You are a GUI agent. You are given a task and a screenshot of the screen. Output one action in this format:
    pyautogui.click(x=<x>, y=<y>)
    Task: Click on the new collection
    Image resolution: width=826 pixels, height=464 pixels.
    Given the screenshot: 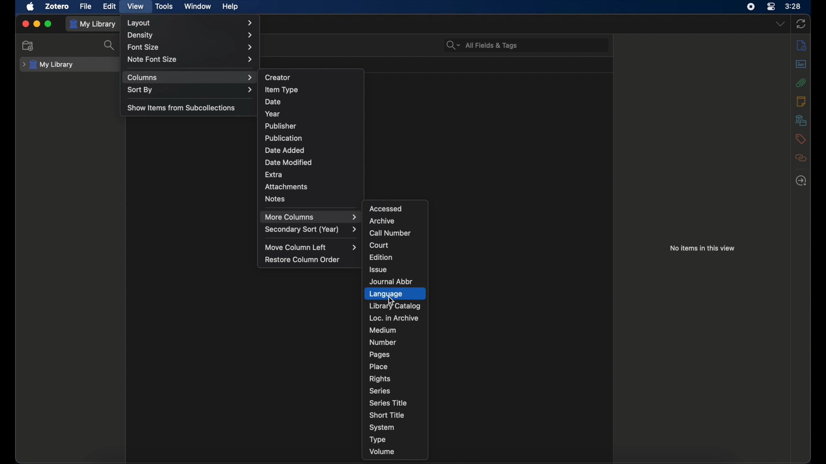 What is the action you would take?
    pyautogui.click(x=29, y=46)
    